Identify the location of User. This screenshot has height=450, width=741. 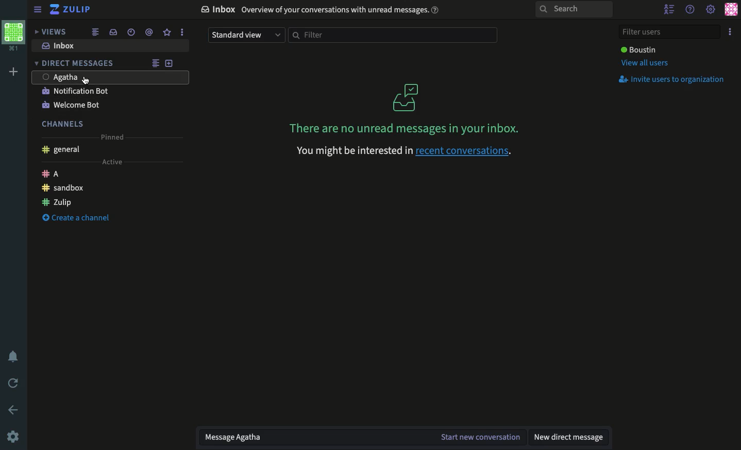
(111, 77).